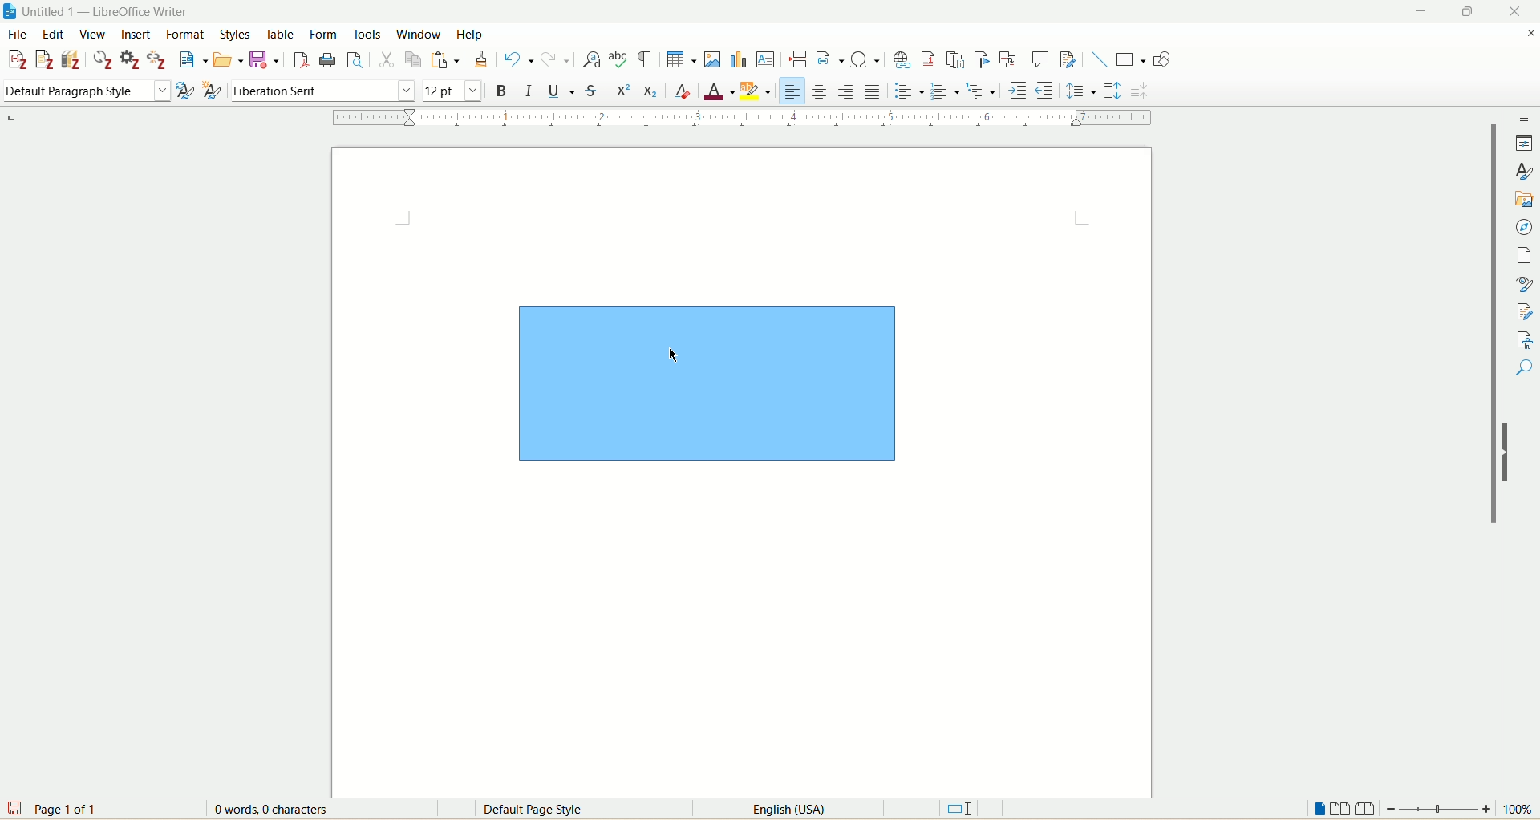 This screenshot has width=1540, height=820. Describe the element at coordinates (386, 58) in the screenshot. I see `cut` at that location.